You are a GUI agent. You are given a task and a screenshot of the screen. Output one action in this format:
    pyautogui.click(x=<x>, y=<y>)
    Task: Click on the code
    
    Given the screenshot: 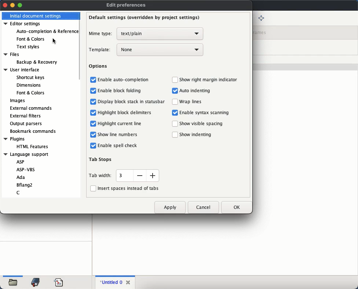 What is the action you would take?
    pyautogui.click(x=59, y=282)
    